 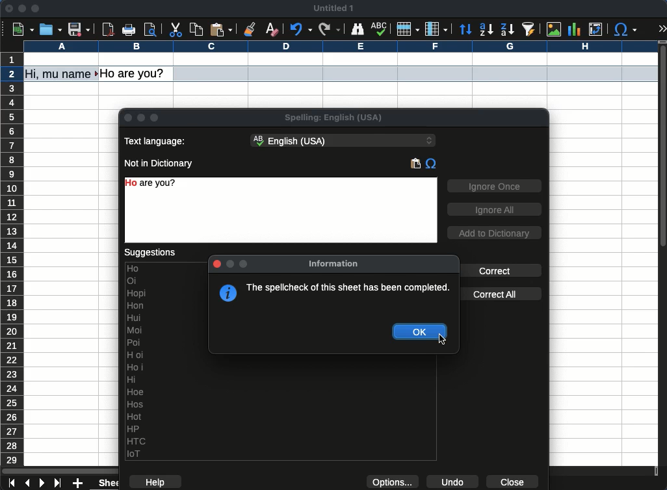 I want to click on Hoi are you?, so click(x=135, y=73).